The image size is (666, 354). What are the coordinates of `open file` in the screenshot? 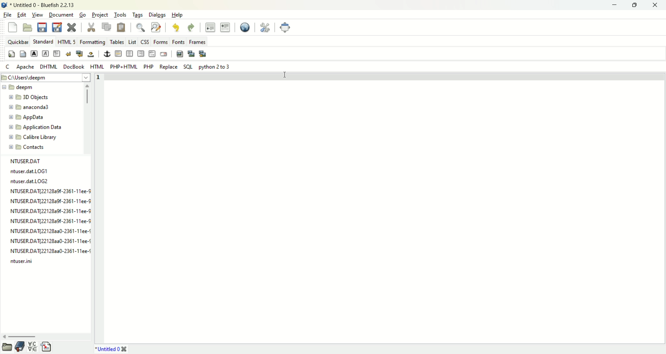 It's located at (27, 28).